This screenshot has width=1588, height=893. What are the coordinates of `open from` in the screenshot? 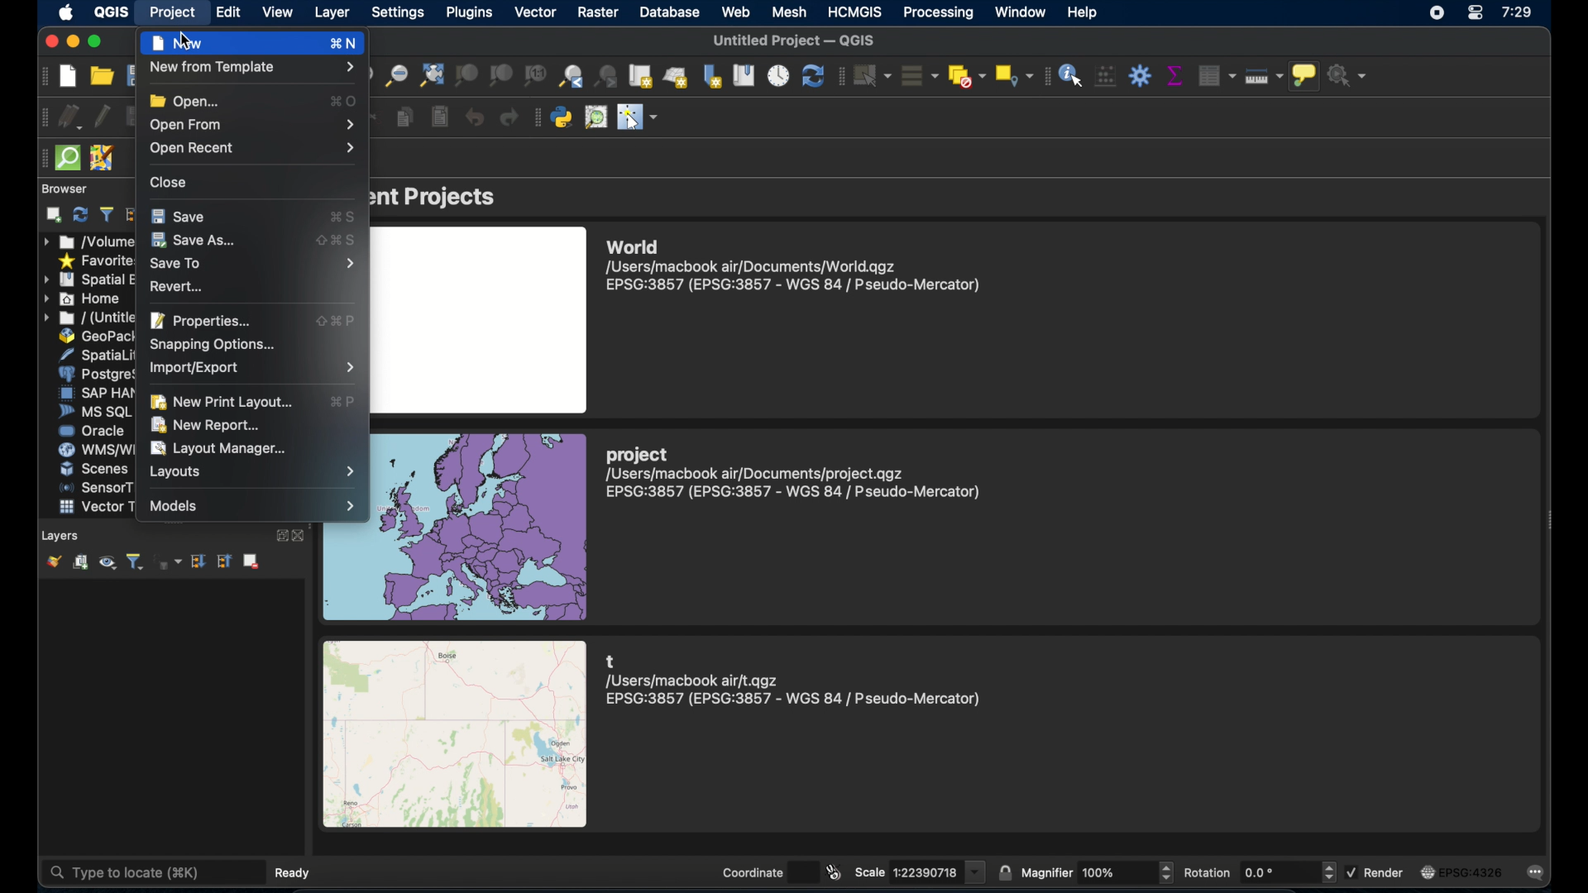 It's located at (251, 125).